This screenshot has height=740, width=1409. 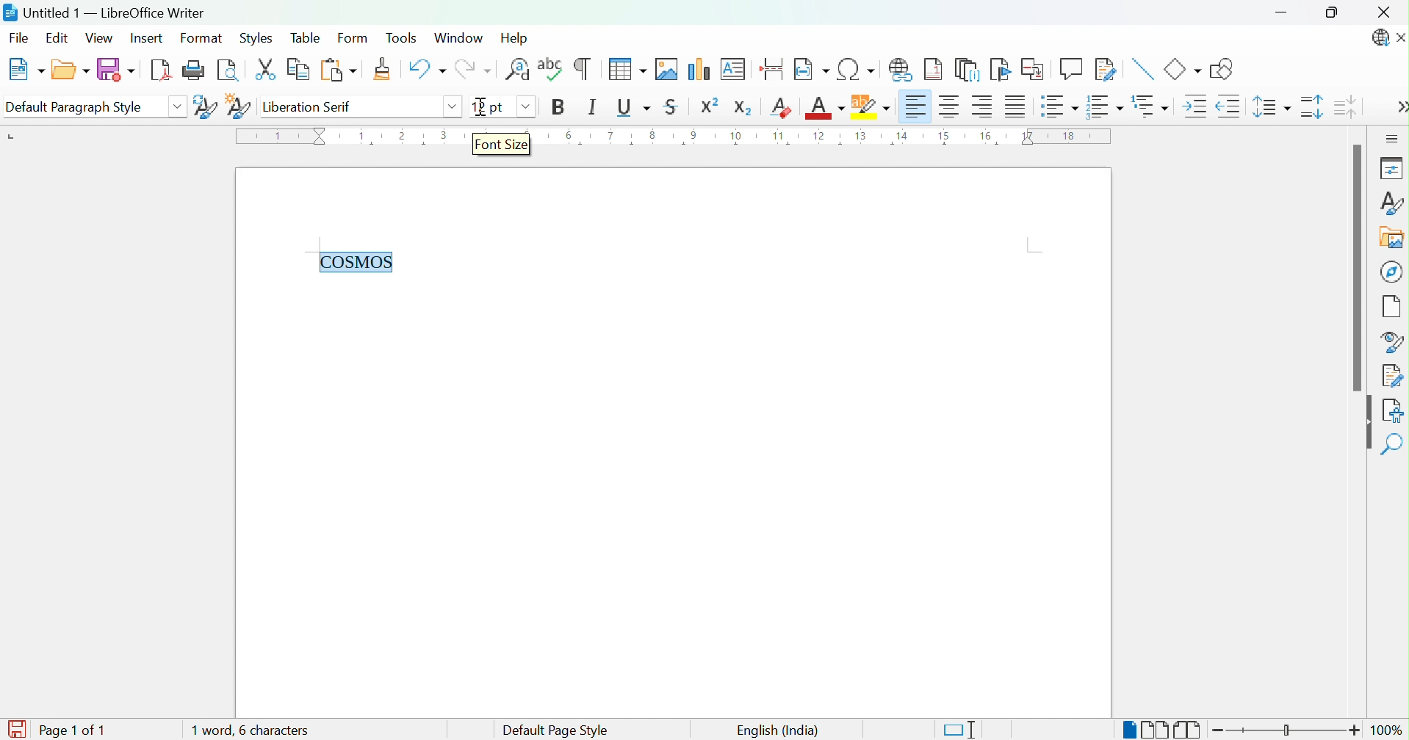 What do you see at coordinates (1312, 108) in the screenshot?
I see `Increase Paragraph Spacing` at bounding box center [1312, 108].